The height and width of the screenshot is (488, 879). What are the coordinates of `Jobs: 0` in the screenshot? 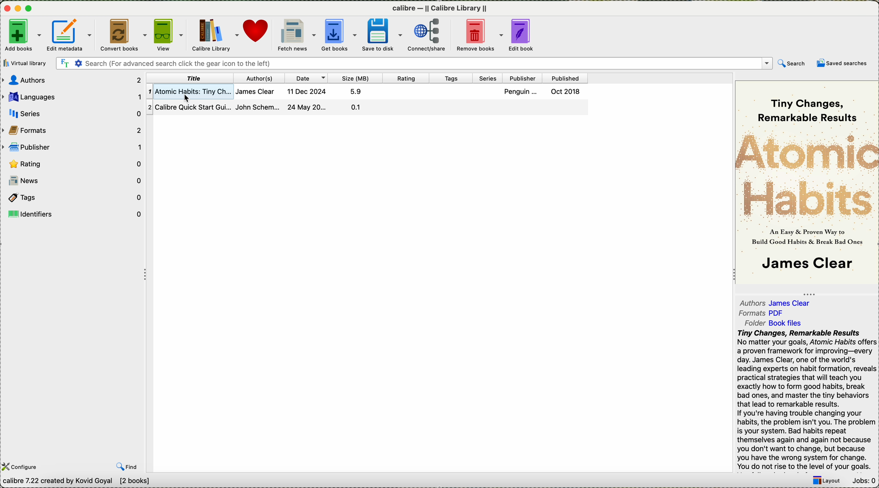 It's located at (864, 481).